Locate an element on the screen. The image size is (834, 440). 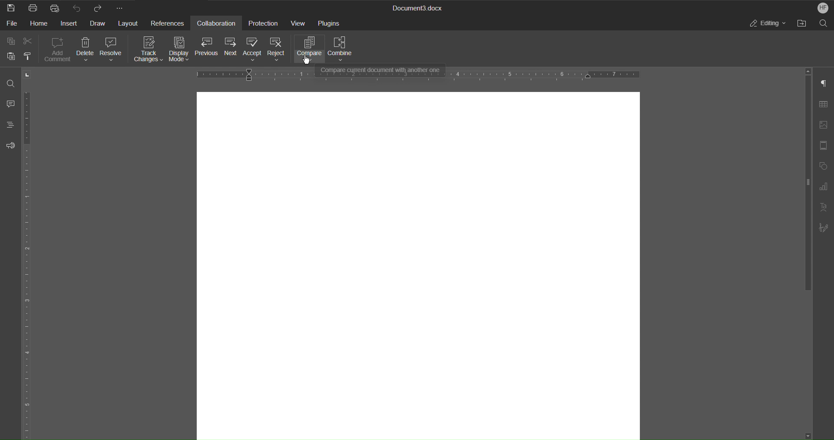
Document3.docx is located at coordinates (419, 7).